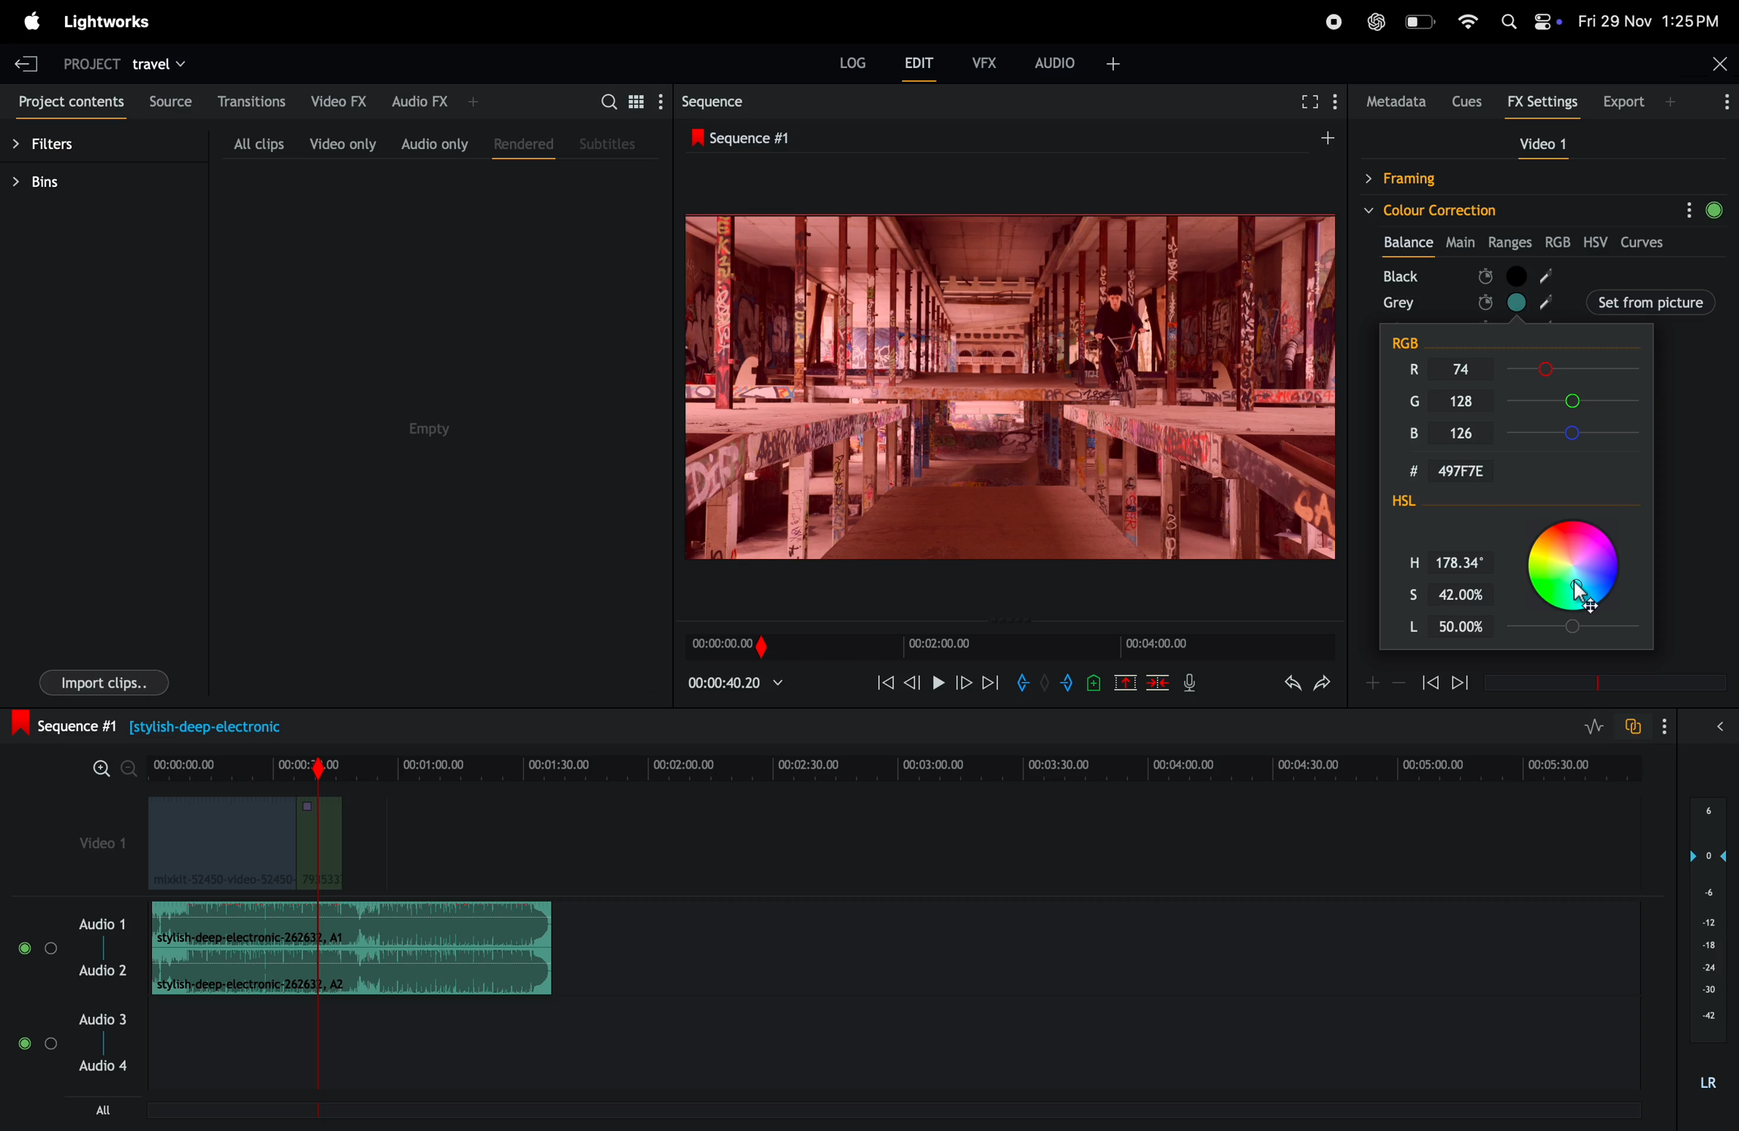  What do you see at coordinates (352, 924) in the screenshot?
I see `audio clip` at bounding box center [352, 924].